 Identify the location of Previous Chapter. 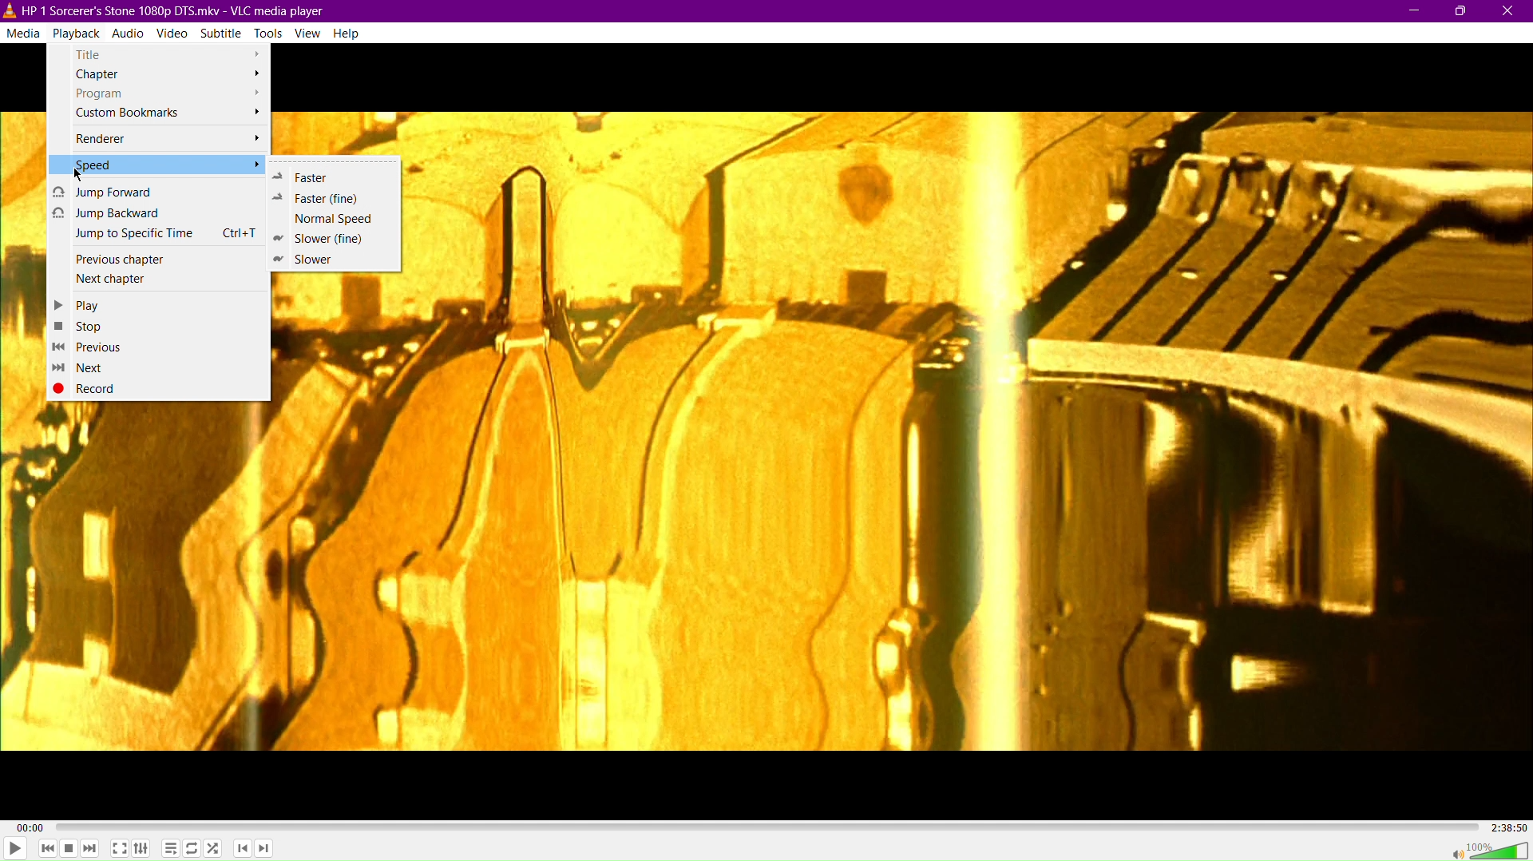
(242, 850).